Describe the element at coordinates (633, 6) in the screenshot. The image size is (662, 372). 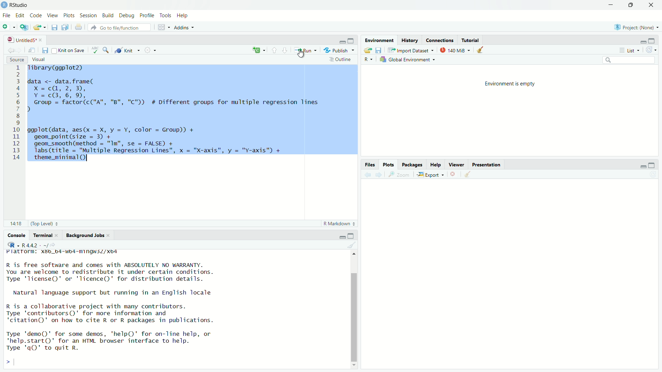
I see `maximise` at that location.